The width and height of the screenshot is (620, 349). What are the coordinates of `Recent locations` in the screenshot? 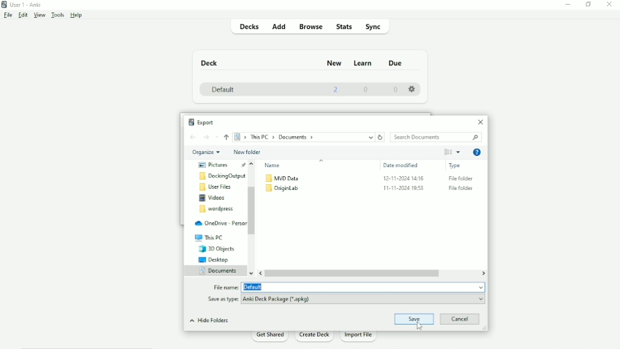 It's located at (217, 138).